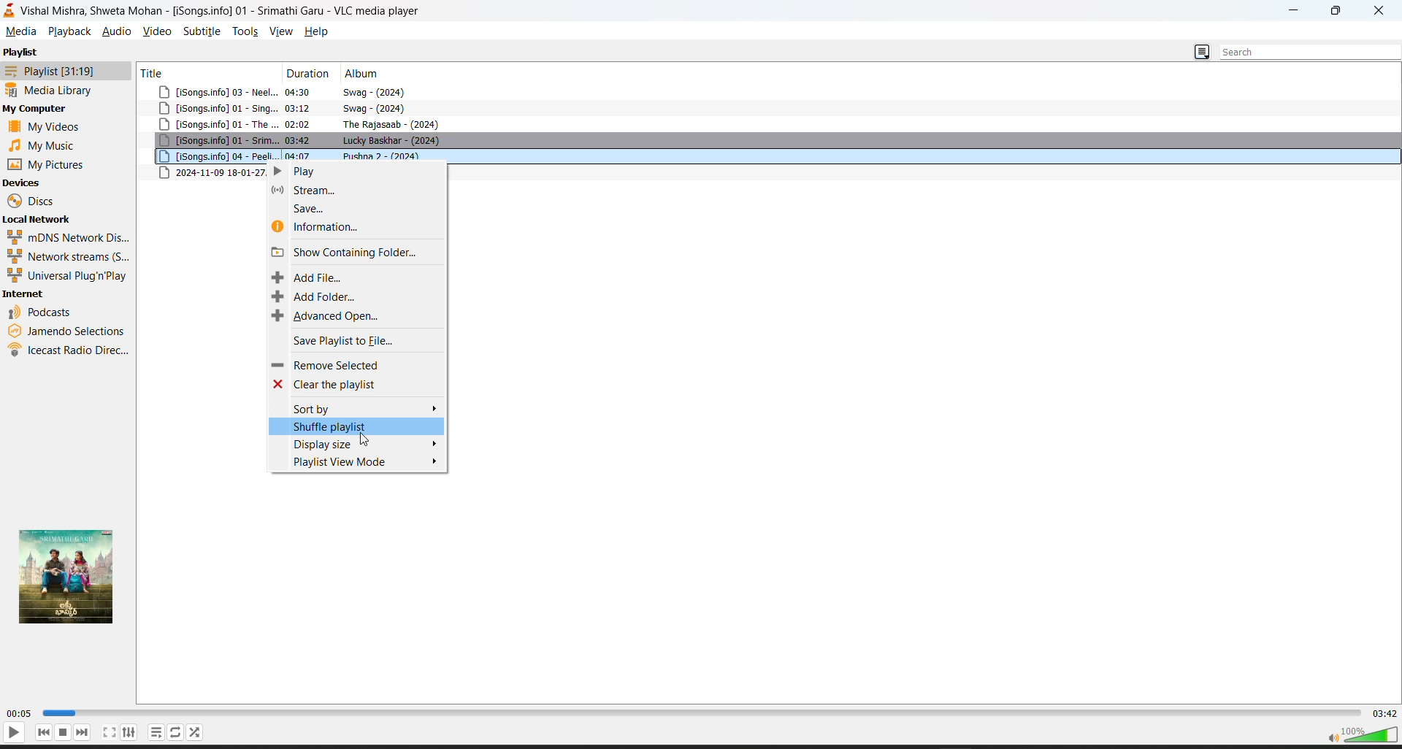 The image size is (1402, 749). What do you see at coordinates (69, 351) in the screenshot?
I see `ice cast radio direct` at bounding box center [69, 351].